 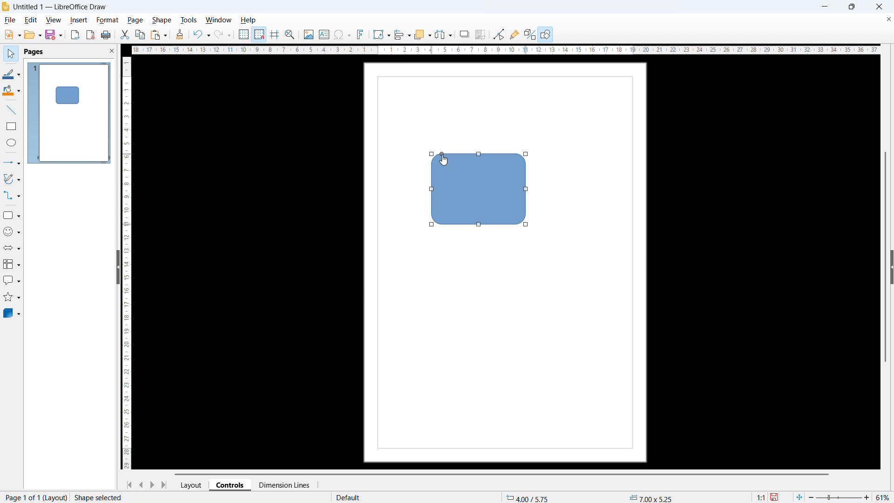 What do you see at coordinates (465, 34) in the screenshot?
I see `` at bounding box center [465, 34].